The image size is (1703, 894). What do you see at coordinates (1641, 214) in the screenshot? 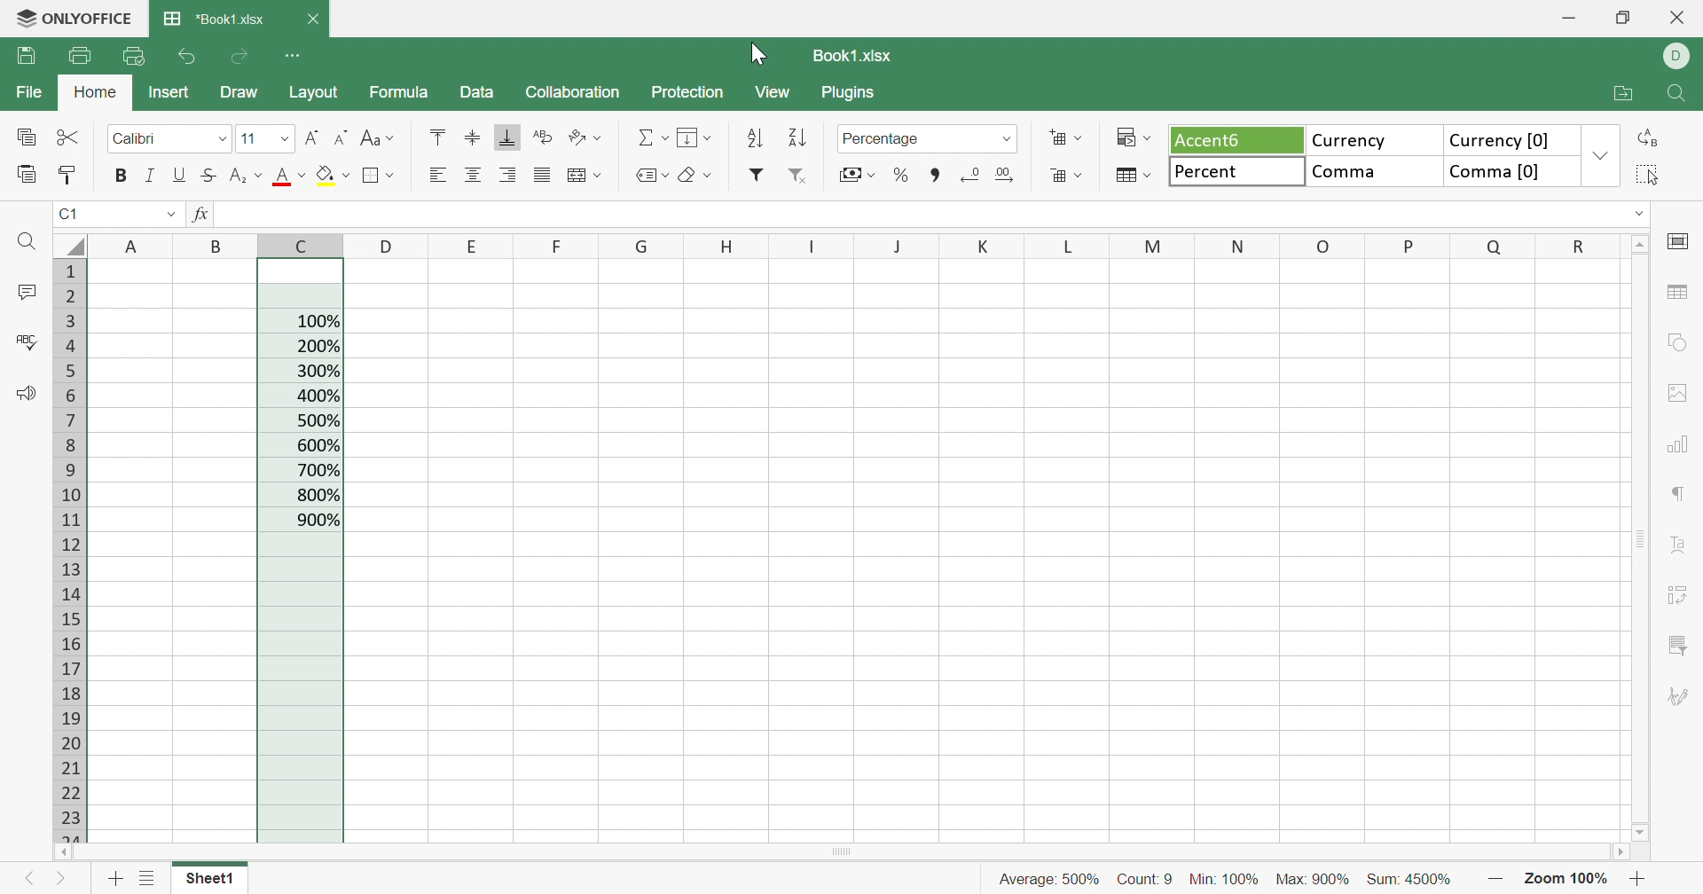
I see `Drop Down` at bounding box center [1641, 214].